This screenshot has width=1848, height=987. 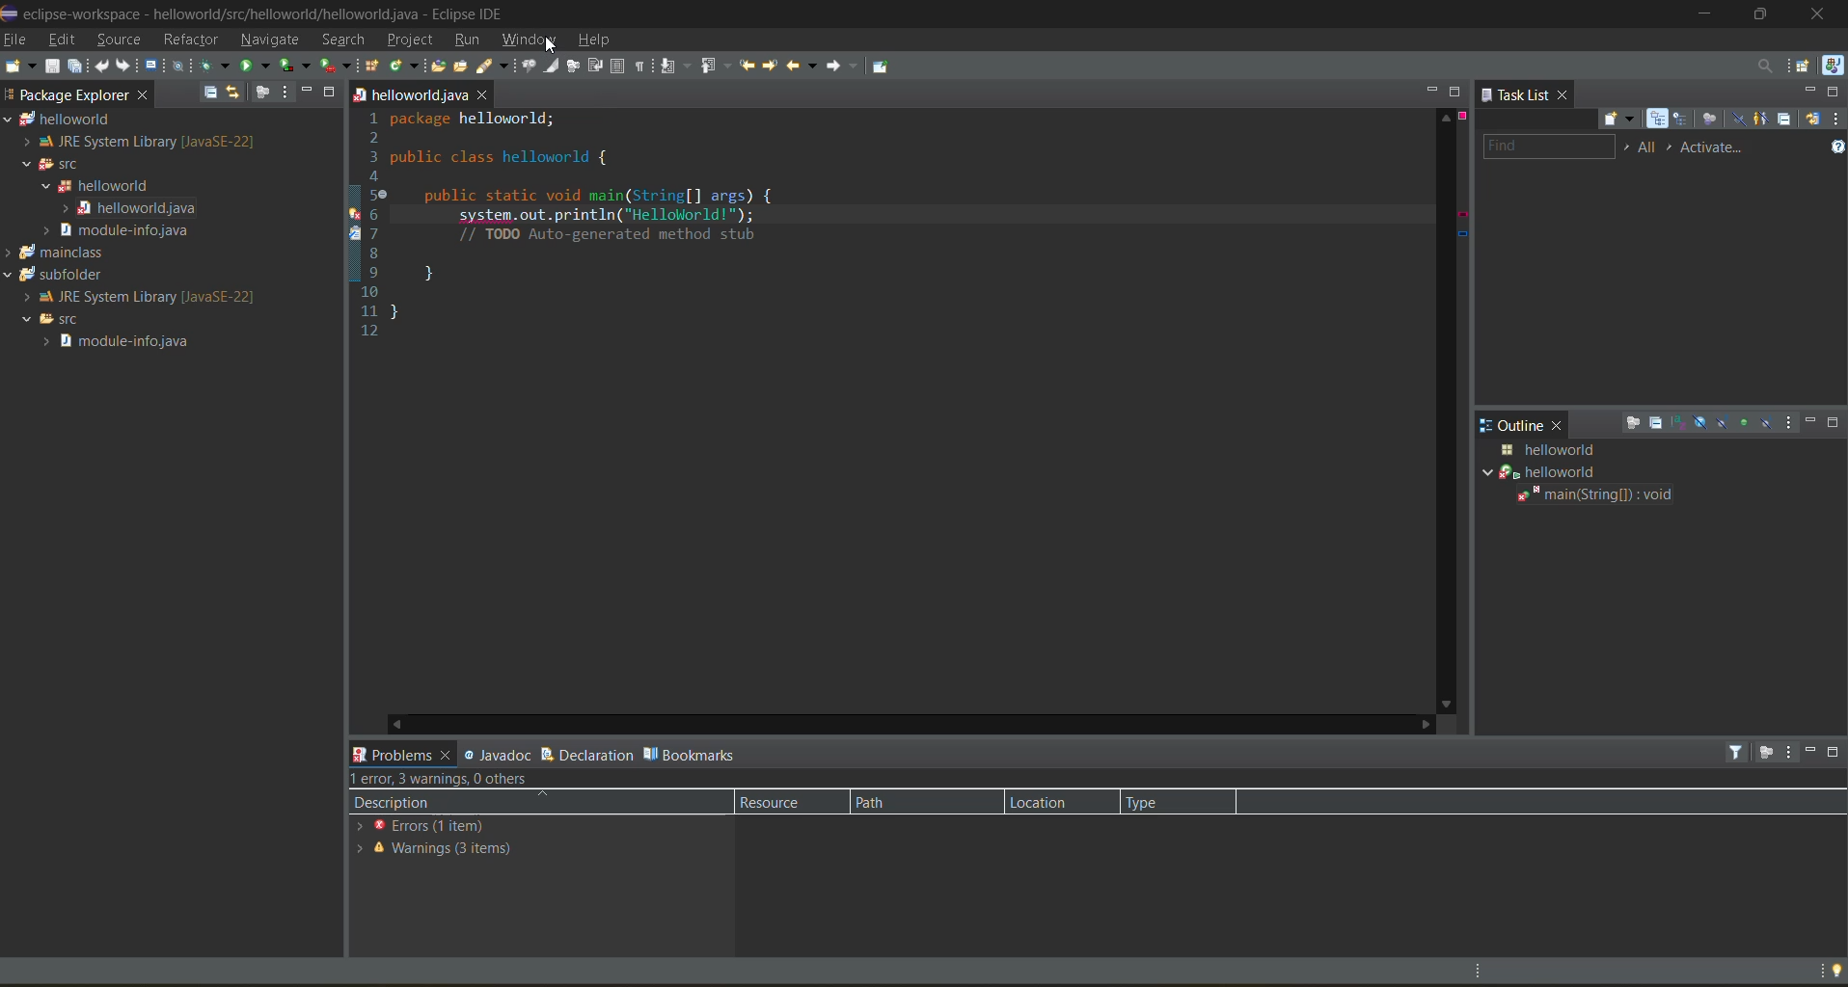 What do you see at coordinates (404, 67) in the screenshot?
I see `new java class` at bounding box center [404, 67].